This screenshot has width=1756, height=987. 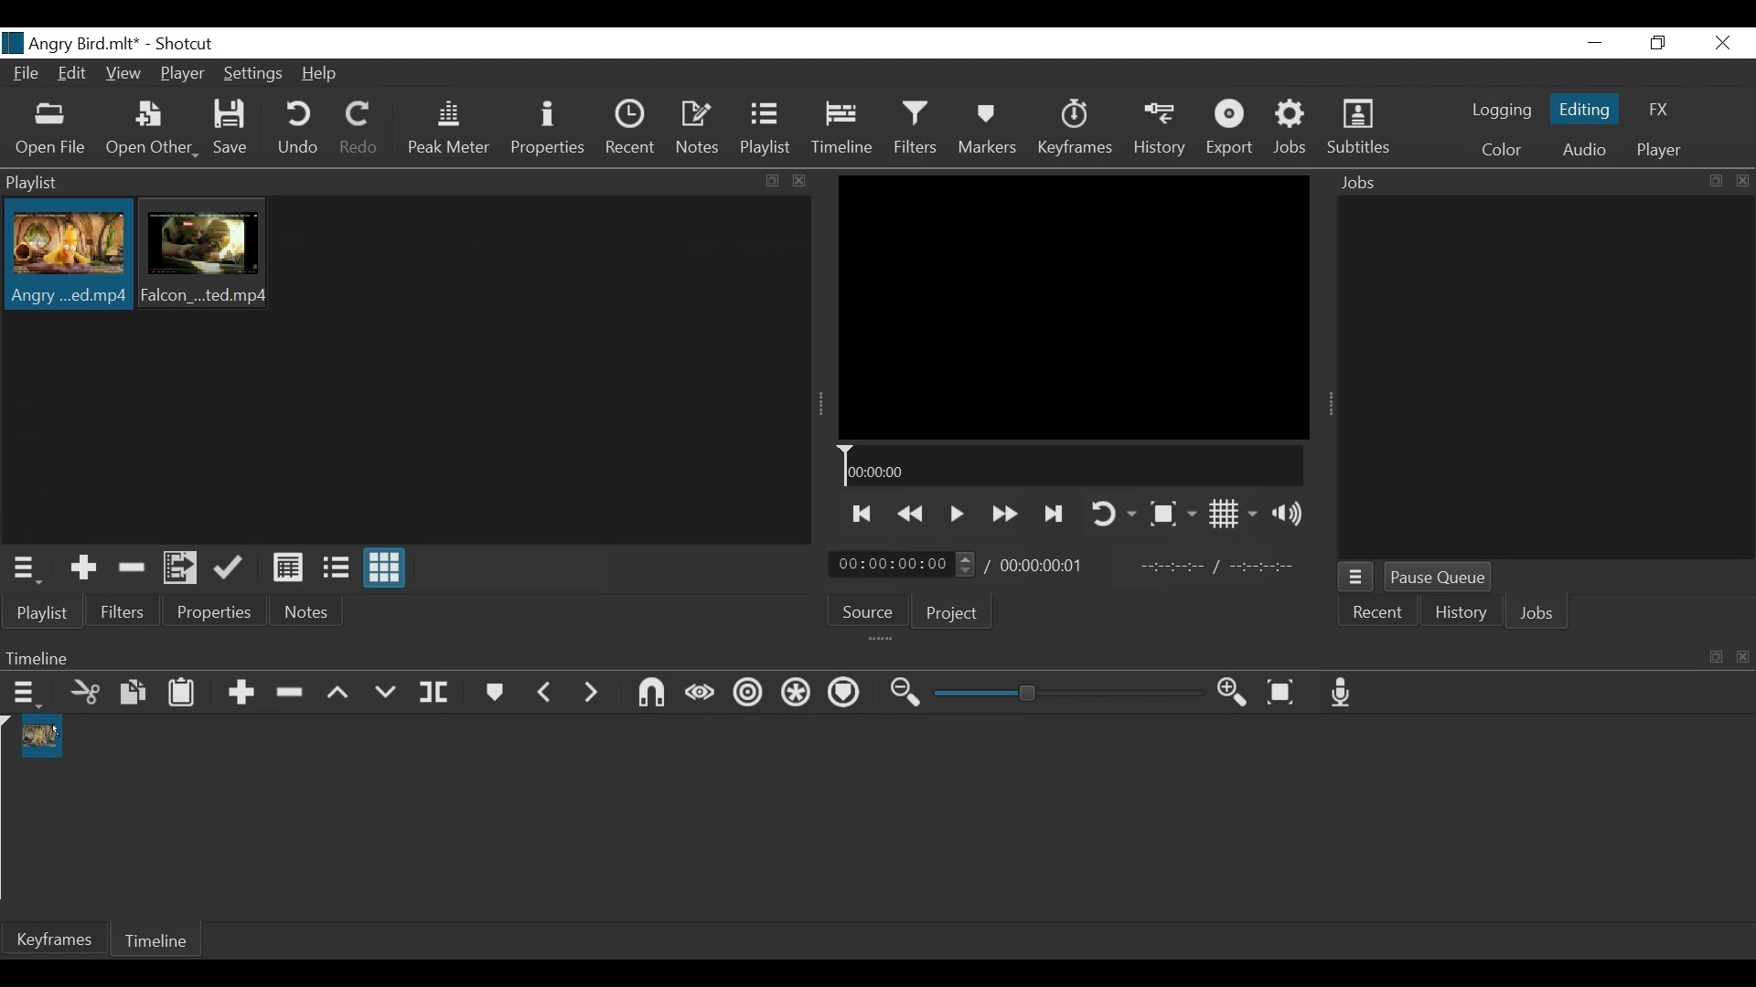 I want to click on File, so click(x=29, y=74).